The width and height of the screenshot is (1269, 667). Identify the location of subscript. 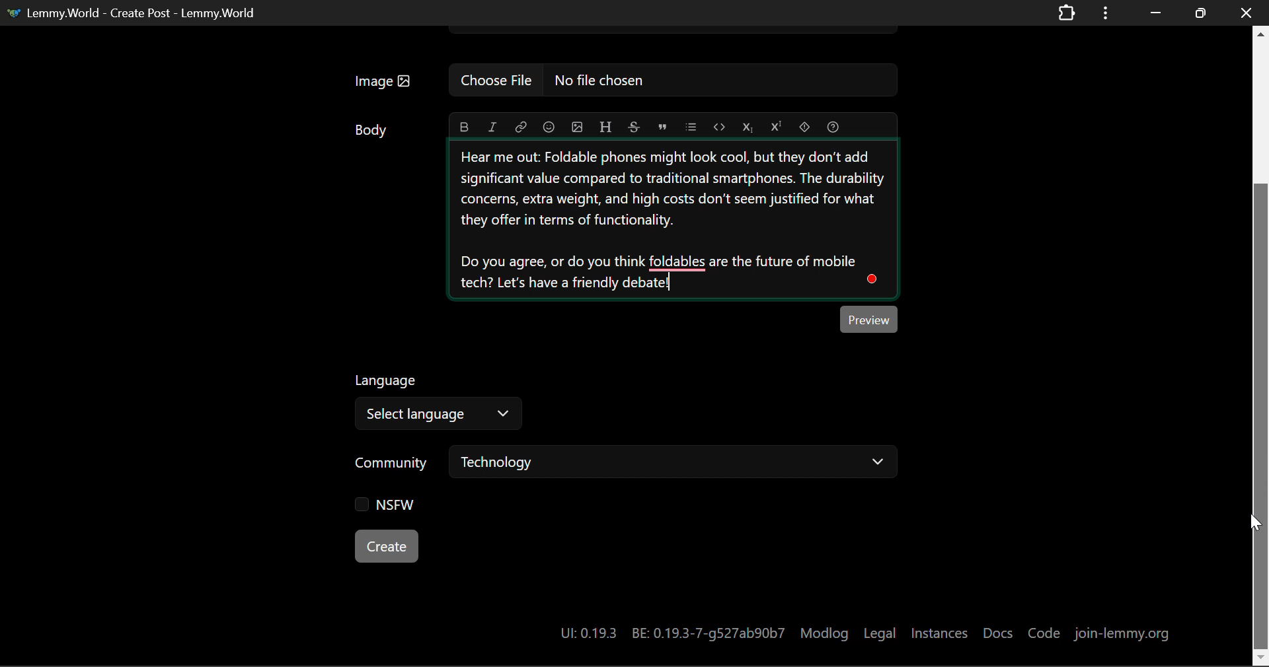
(747, 127).